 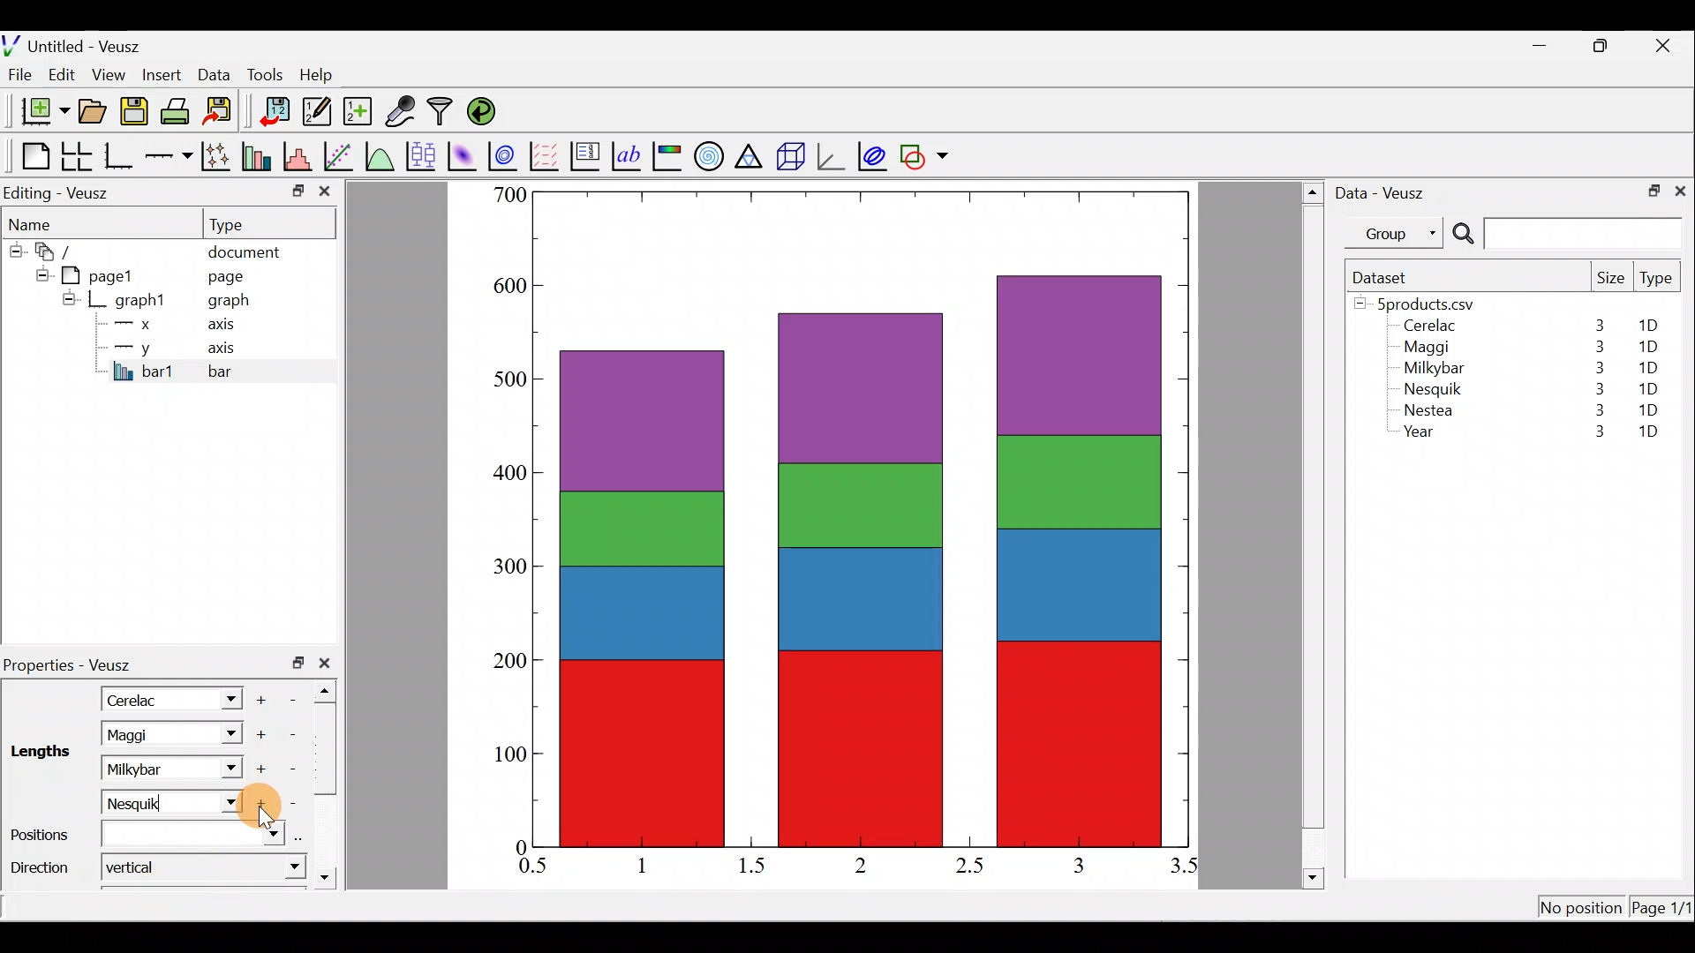 I want to click on Histogram of a dataset, so click(x=303, y=157).